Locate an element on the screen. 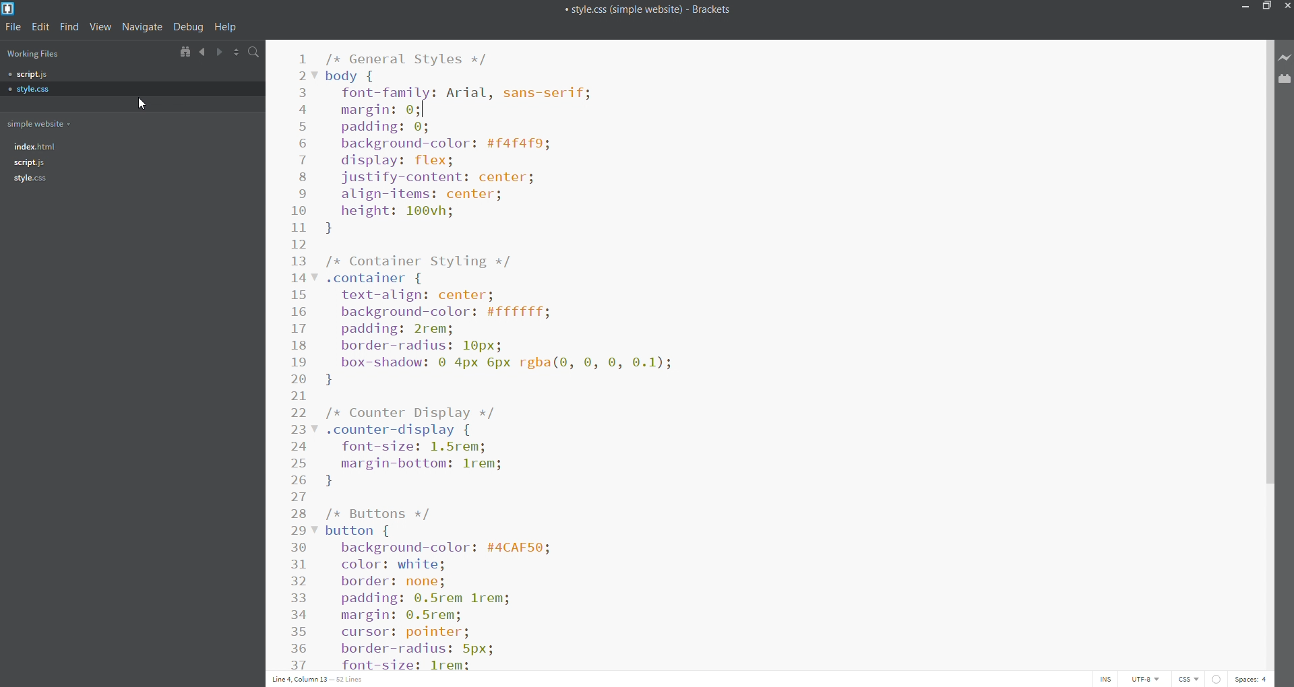  show in file tree is located at coordinates (185, 53).